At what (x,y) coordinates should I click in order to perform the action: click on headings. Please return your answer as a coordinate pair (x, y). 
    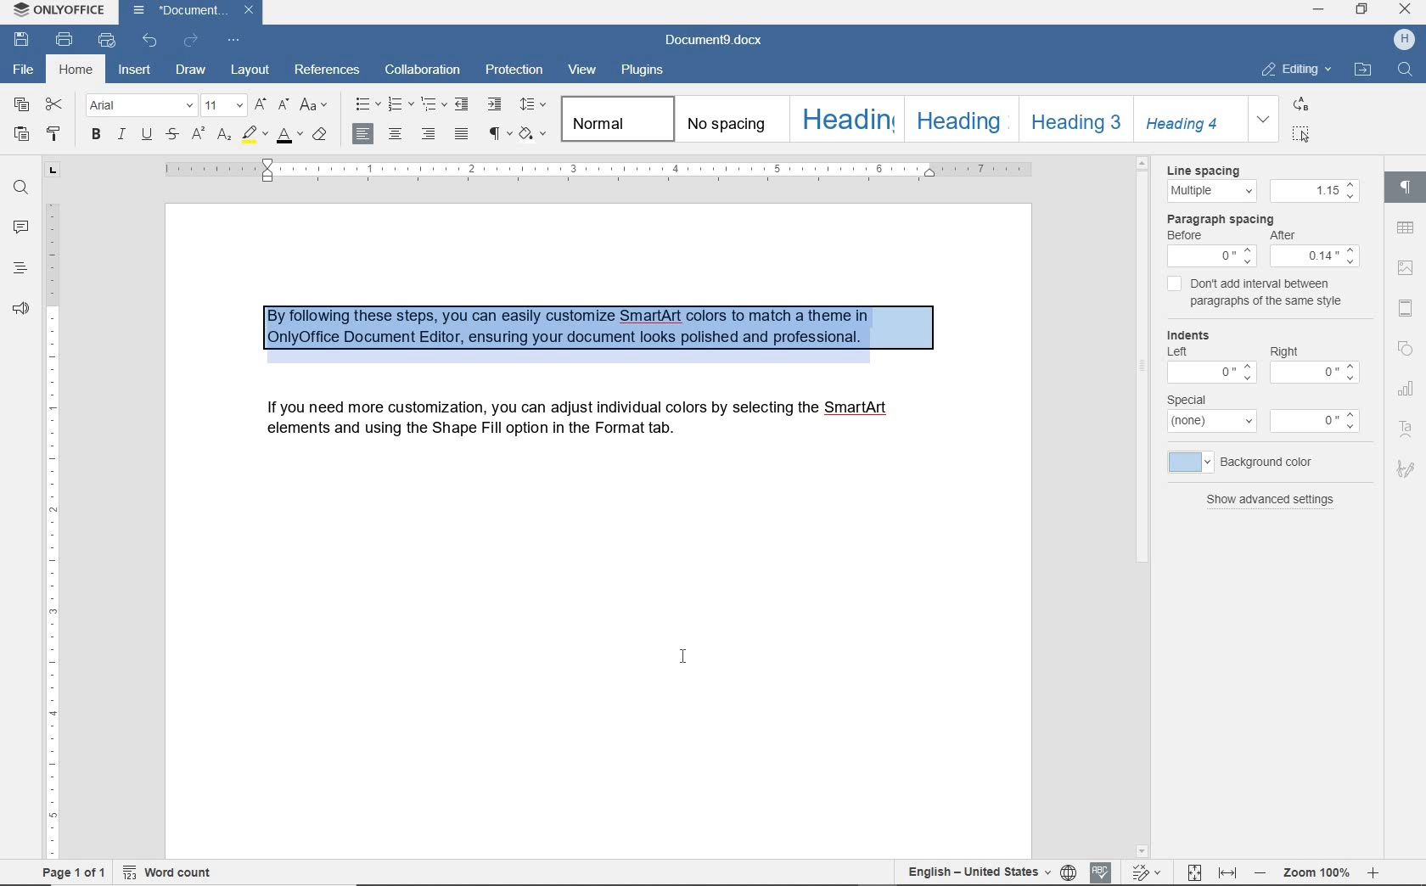
    Looking at the image, I should click on (20, 270).